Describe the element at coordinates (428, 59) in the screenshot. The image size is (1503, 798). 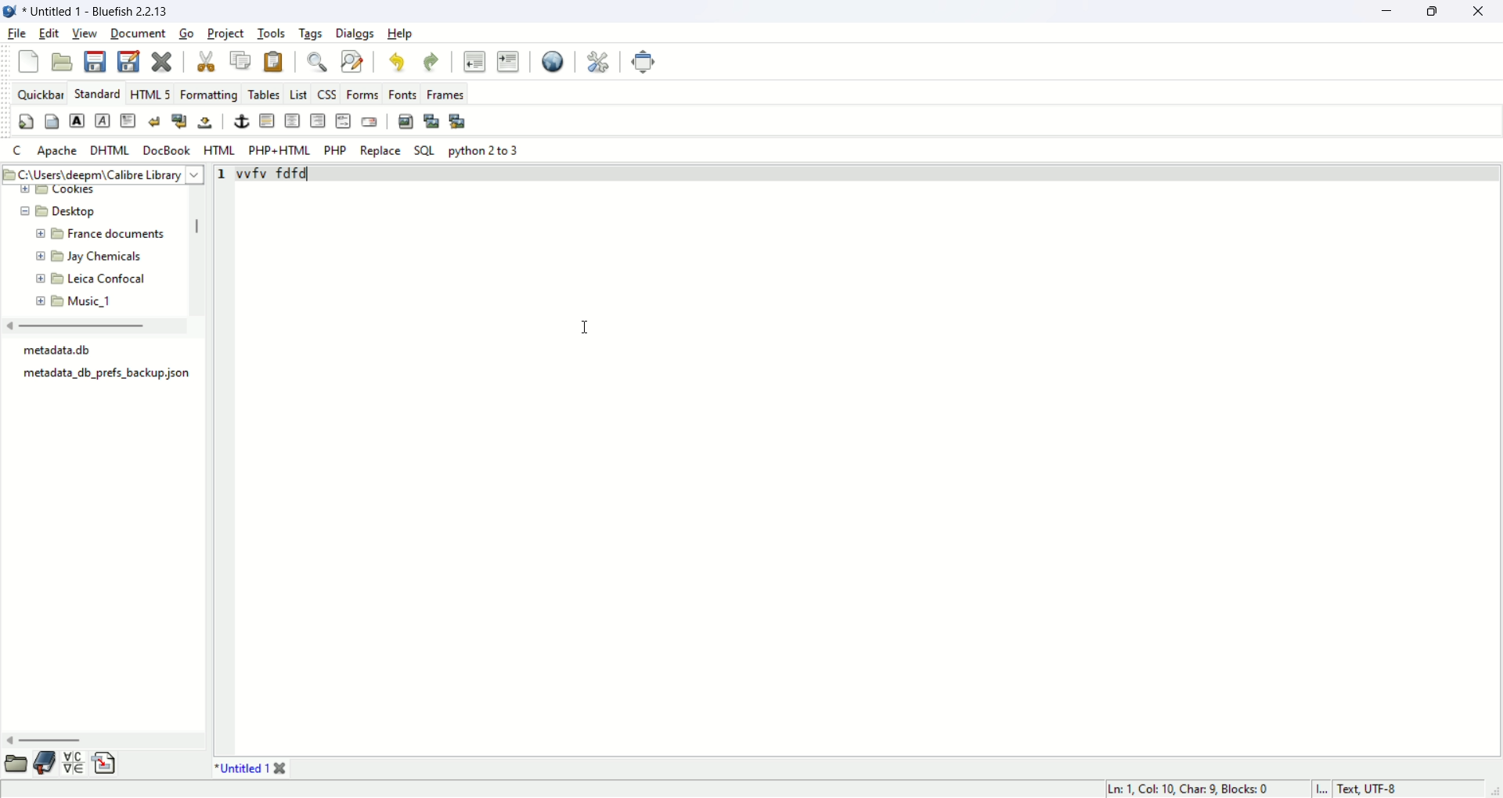
I see `redo` at that location.